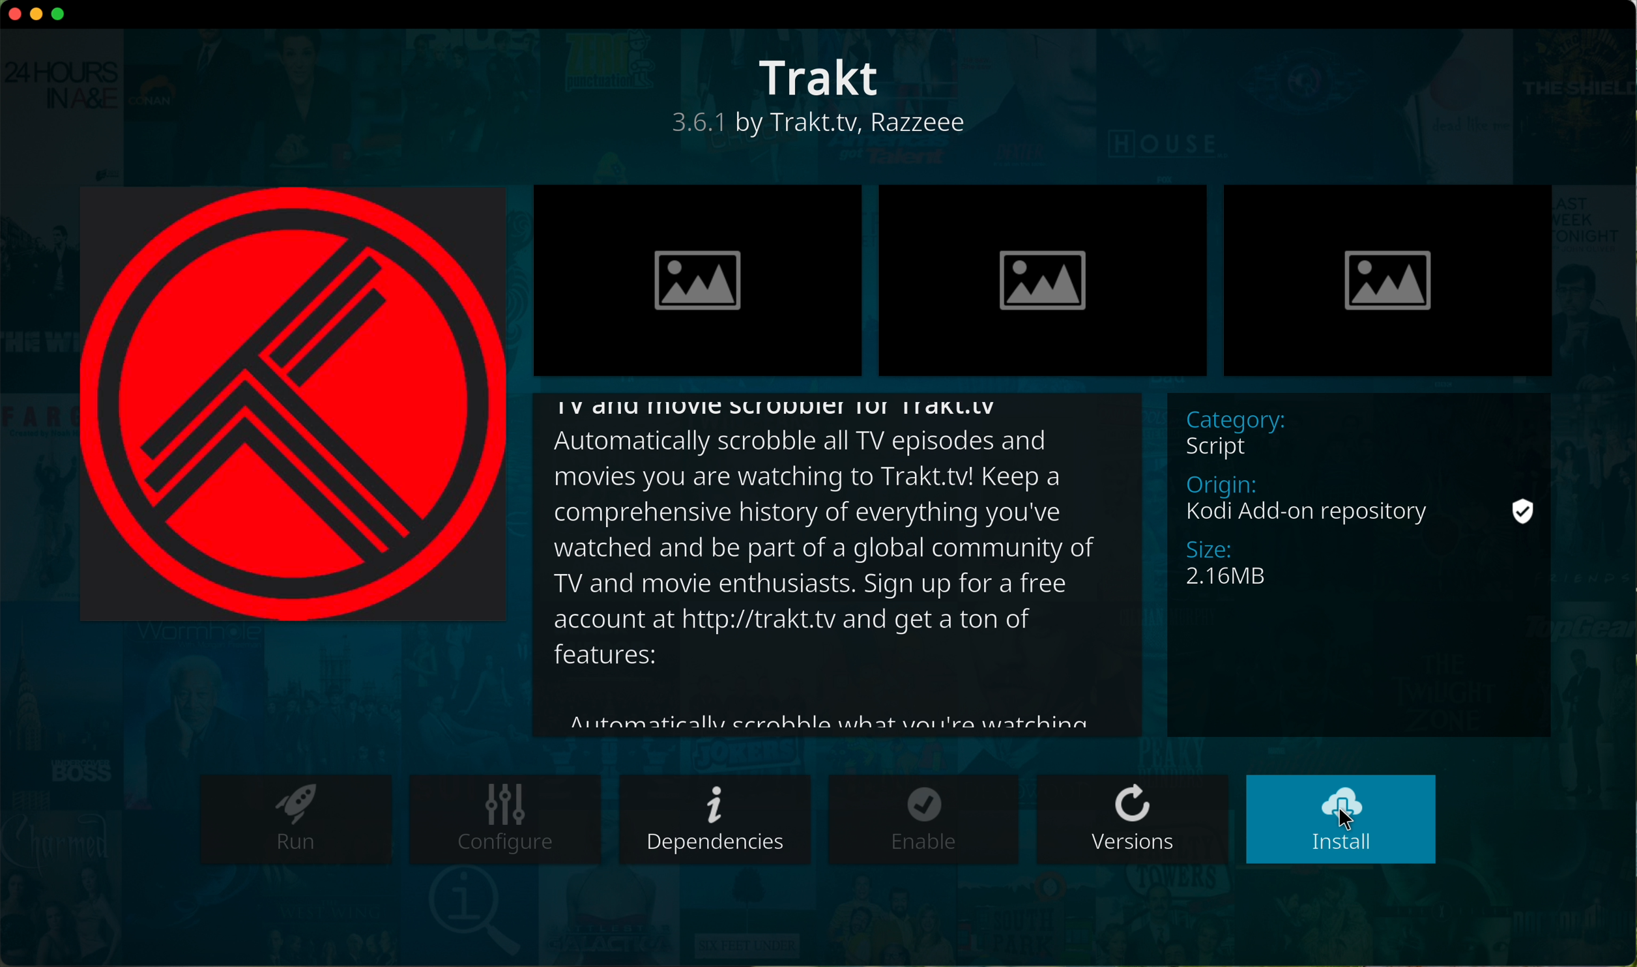  I want to click on image, so click(699, 281).